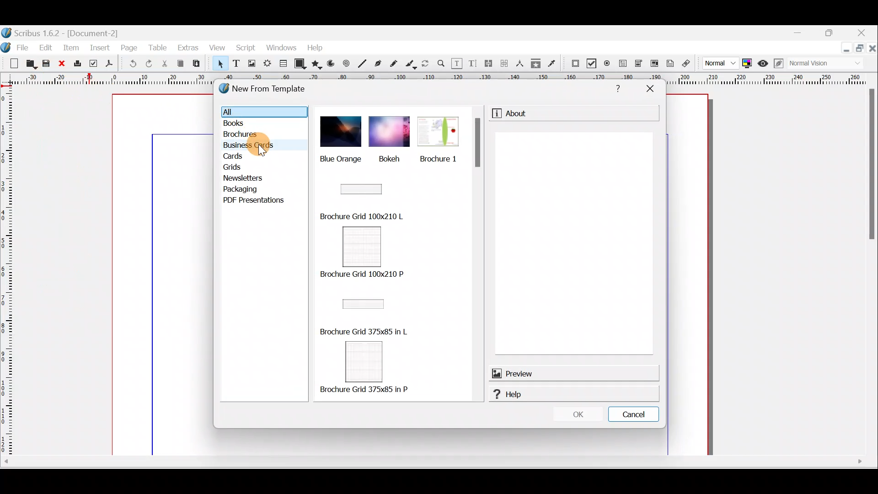 The height and width of the screenshot is (494, 878). Describe the element at coordinates (242, 158) in the screenshot. I see `Cards` at that location.